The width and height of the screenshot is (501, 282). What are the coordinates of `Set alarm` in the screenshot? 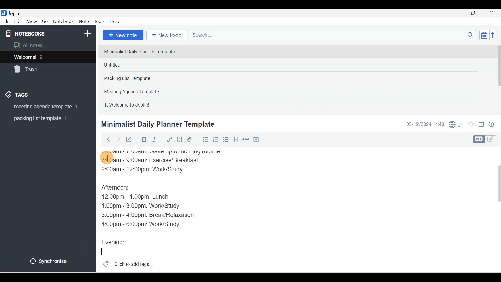 It's located at (470, 125).